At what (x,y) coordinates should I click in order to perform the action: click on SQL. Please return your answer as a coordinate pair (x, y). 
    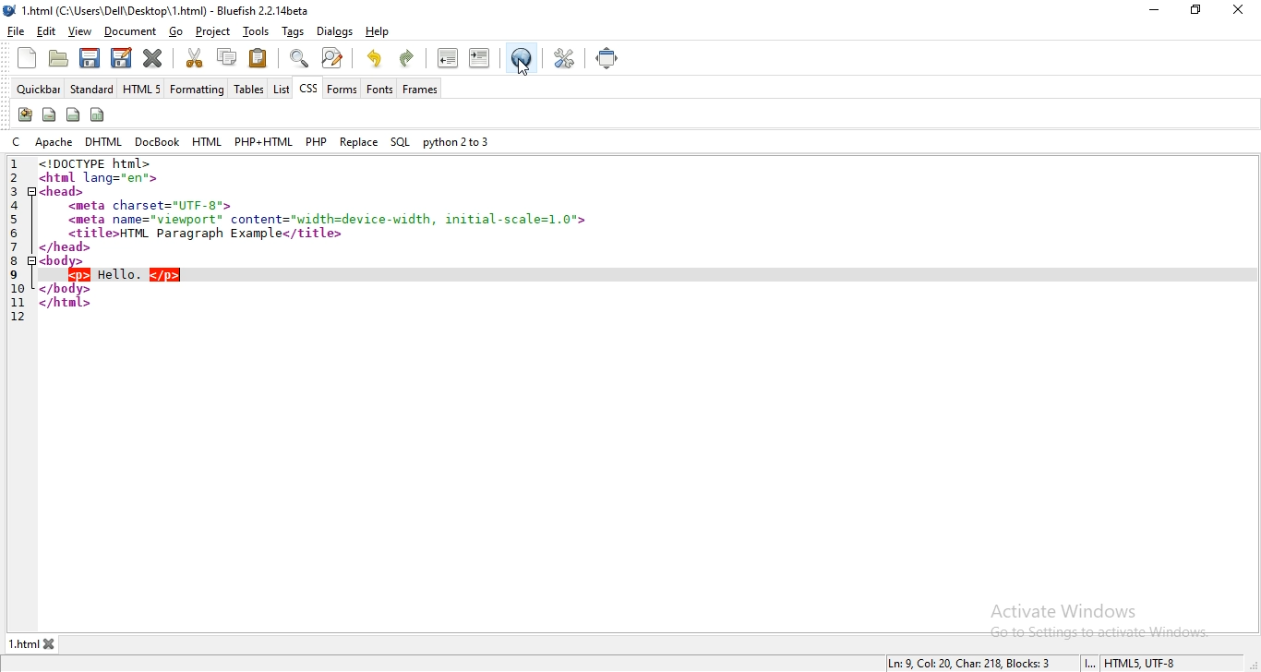
    Looking at the image, I should click on (401, 142).